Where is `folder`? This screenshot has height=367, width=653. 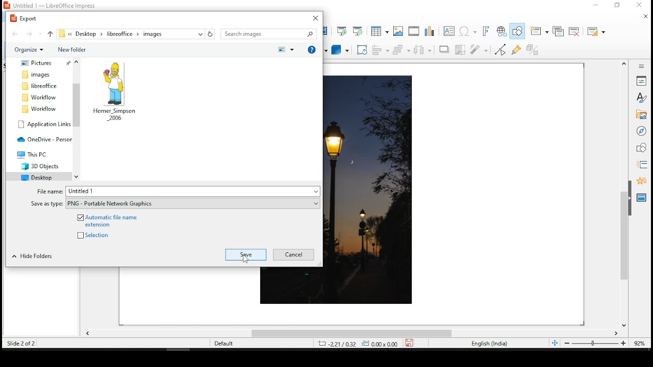
folder is located at coordinates (40, 165).